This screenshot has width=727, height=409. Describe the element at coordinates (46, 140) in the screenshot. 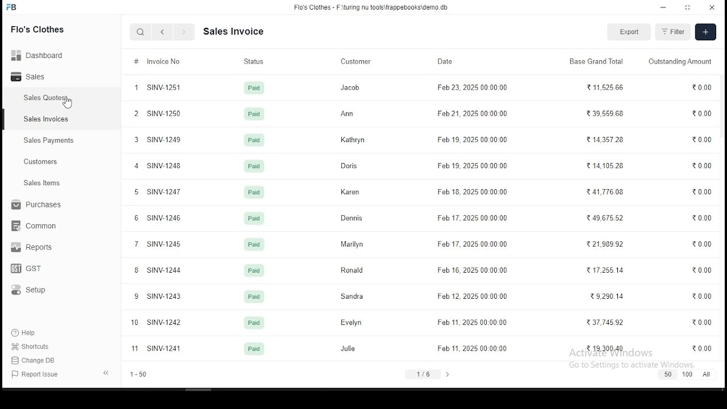

I see `sales payment` at that location.